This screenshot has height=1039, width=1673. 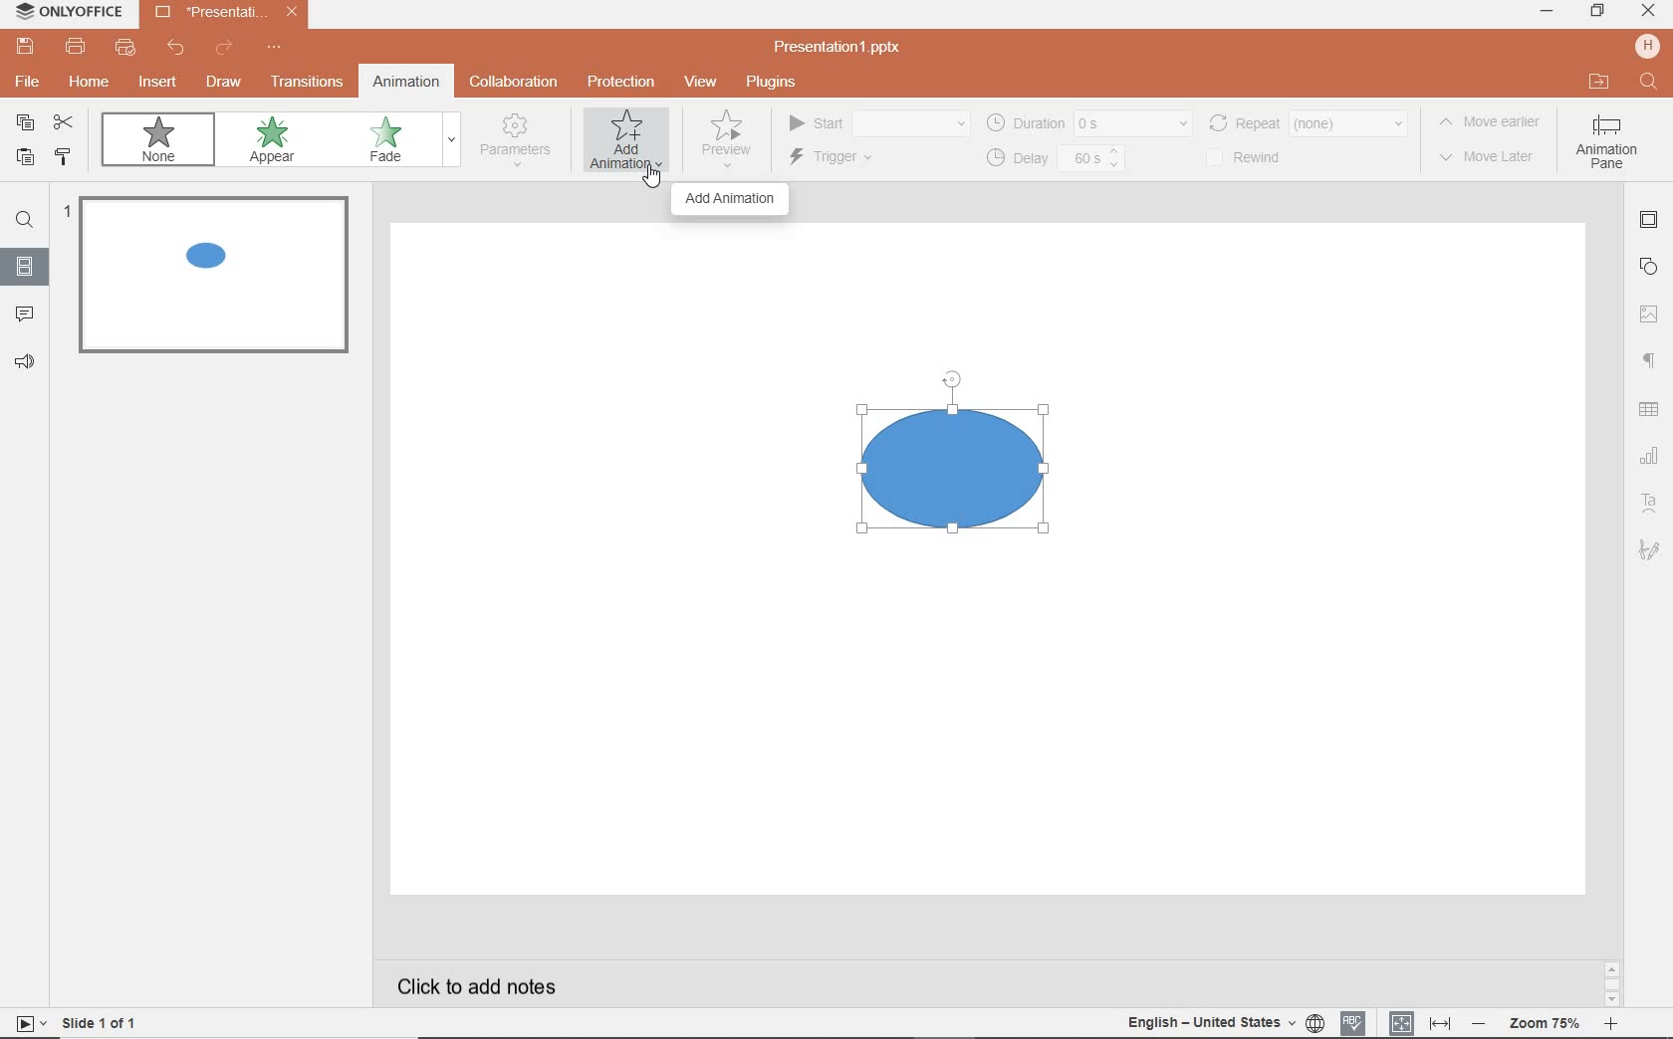 I want to click on PASTE, so click(x=24, y=159).